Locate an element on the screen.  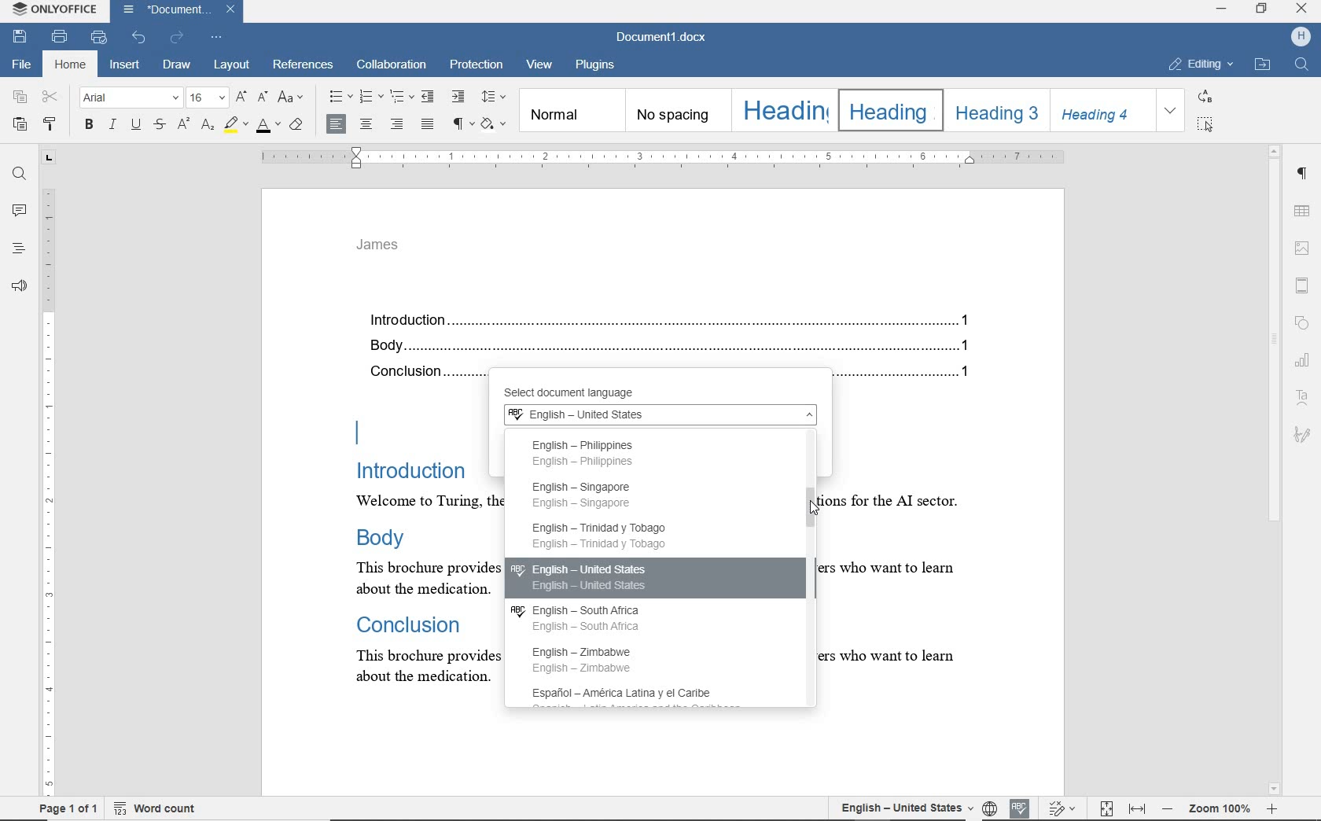
header & footer is located at coordinates (1305, 285).